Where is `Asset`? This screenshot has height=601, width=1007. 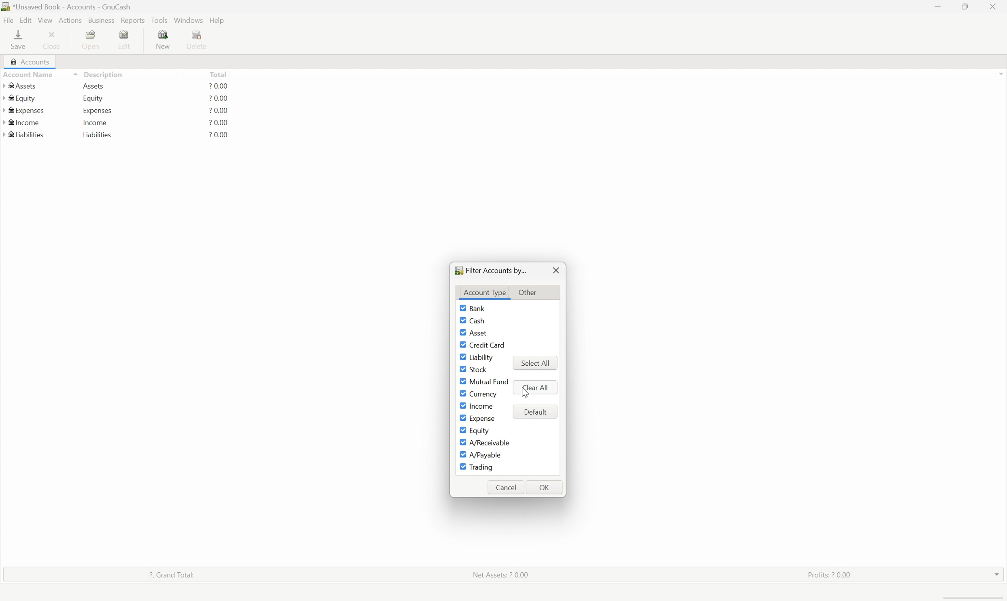
Asset is located at coordinates (480, 333).